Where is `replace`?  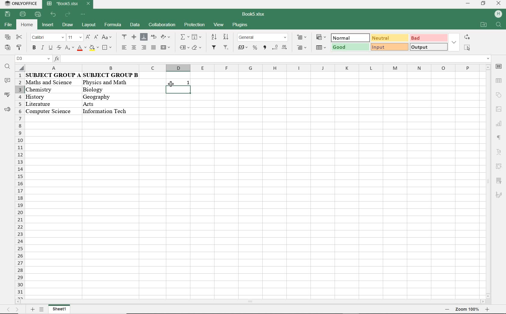 replace is located at coordinates (467, 37).